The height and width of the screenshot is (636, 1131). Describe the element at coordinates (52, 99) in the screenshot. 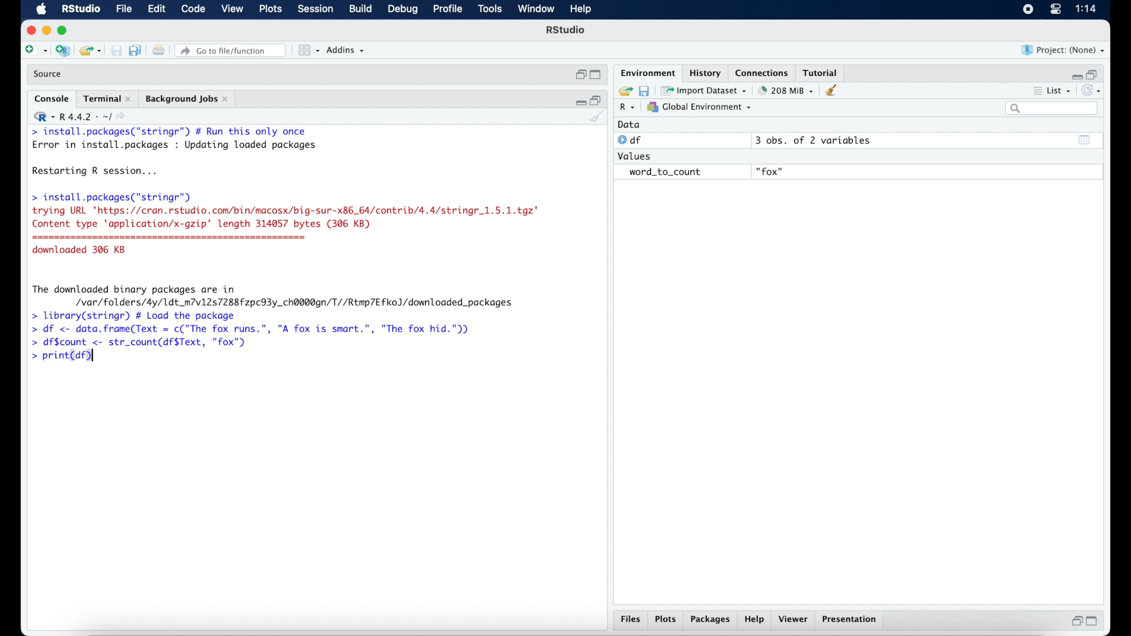

I see `console` at that location.